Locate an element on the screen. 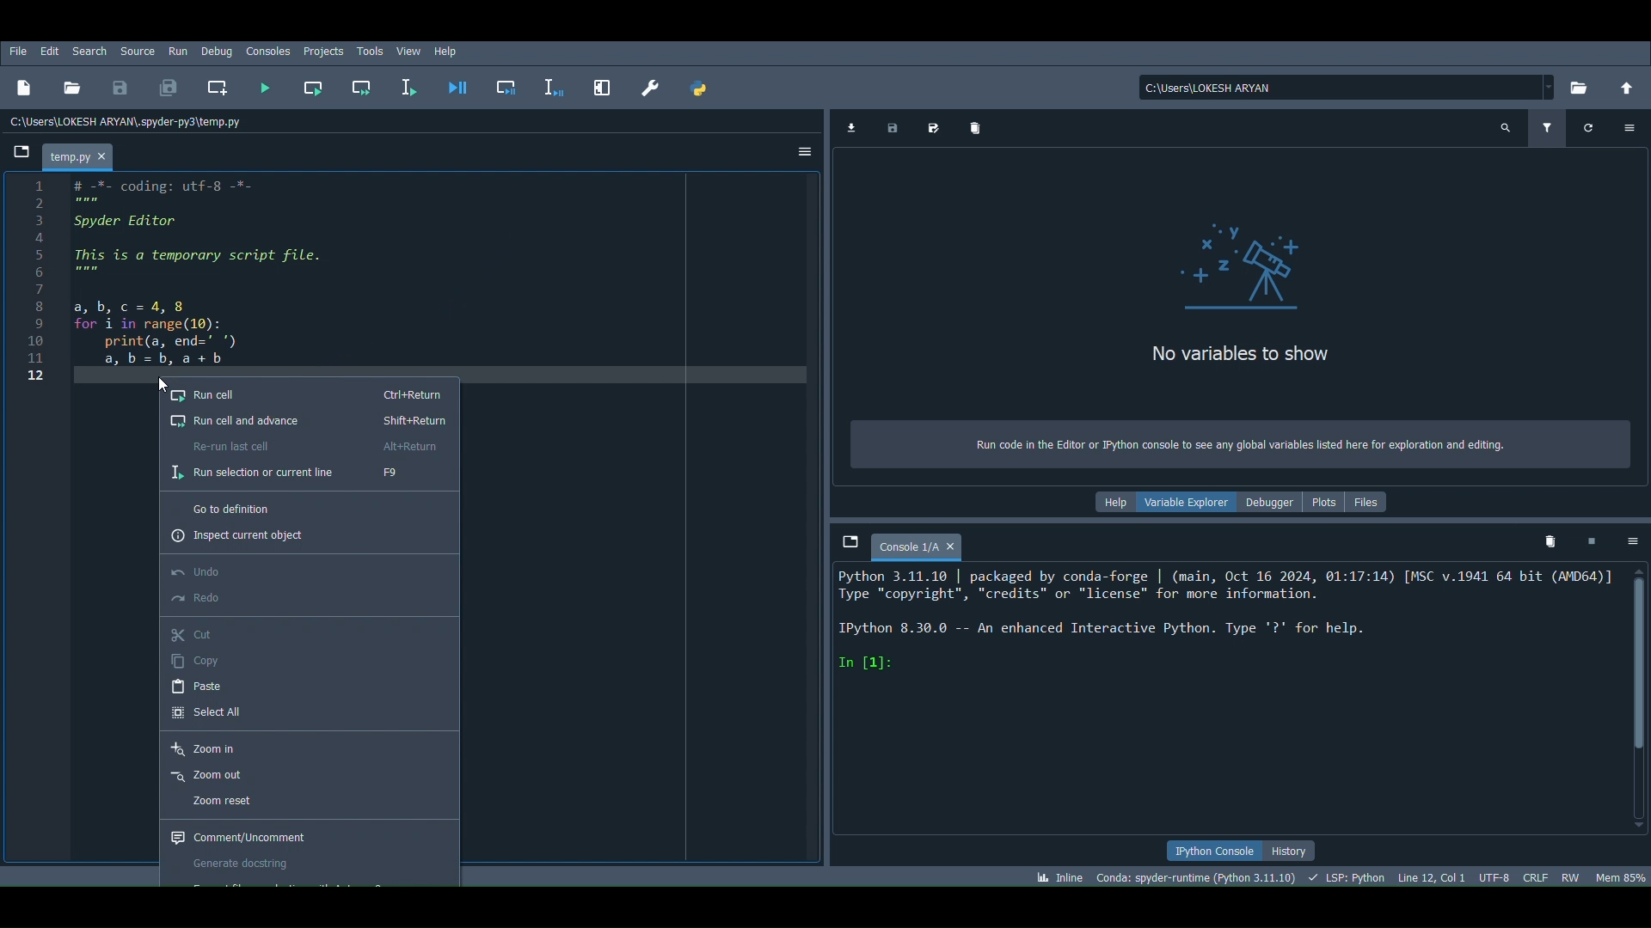 The image size is (1651, 928). Change to parent directory is located at coordinates (1626, 89).